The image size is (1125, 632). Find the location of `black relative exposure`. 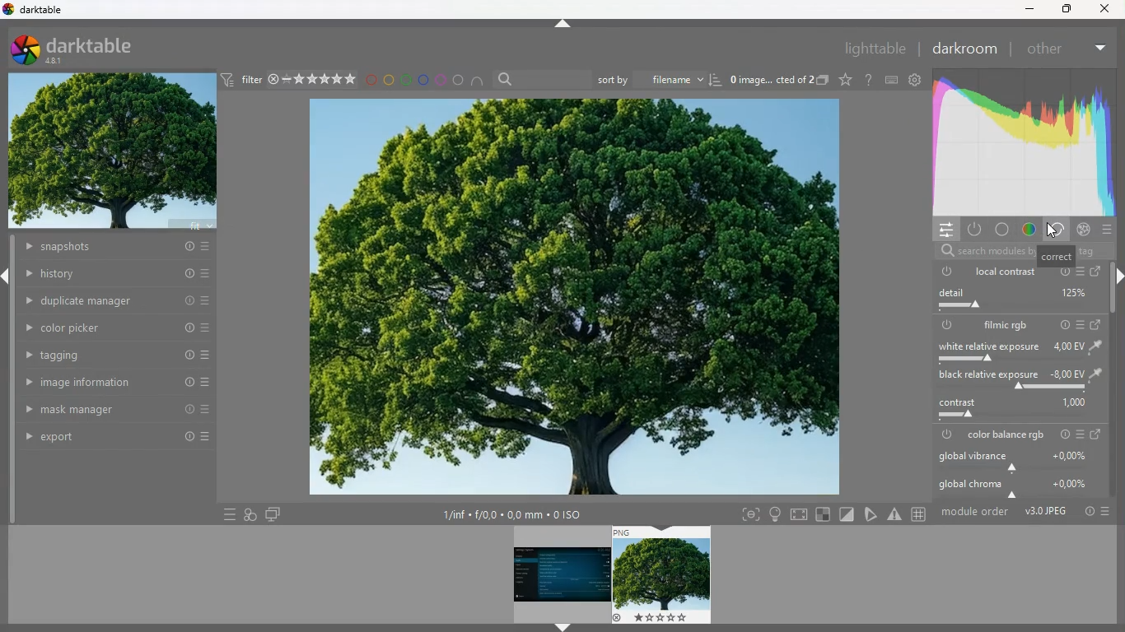

black relative exposure is located at coordinates (1020, 379).